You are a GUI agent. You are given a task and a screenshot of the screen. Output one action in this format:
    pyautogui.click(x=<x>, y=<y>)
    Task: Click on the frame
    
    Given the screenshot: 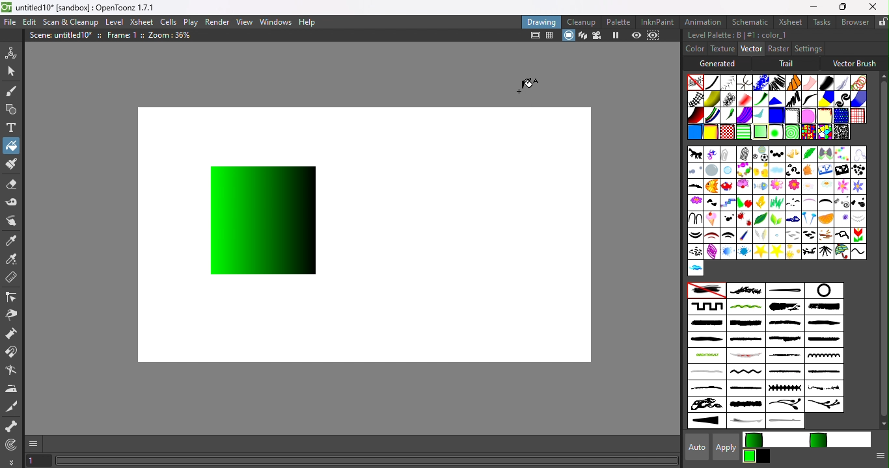 What is the action you would take?
    pyautogui.click(x=728, y=203)
    